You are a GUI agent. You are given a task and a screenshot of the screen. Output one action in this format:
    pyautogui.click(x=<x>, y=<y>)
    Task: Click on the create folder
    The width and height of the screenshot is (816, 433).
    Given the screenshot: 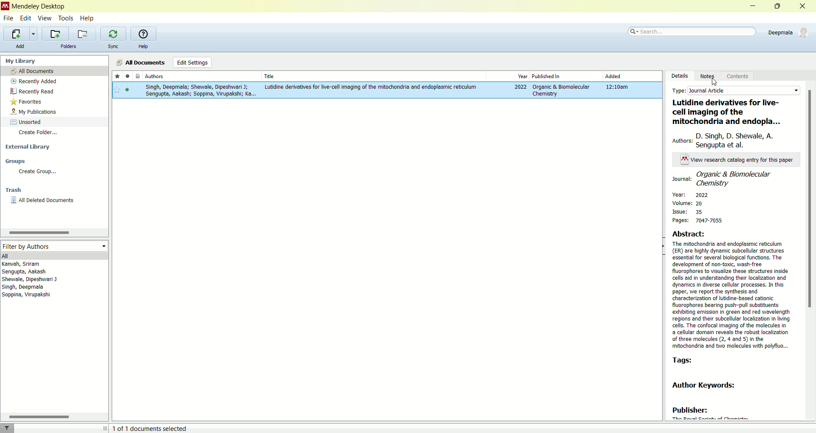 What is the action you would take?
    pyautogui.click(x=54, y=133)
    